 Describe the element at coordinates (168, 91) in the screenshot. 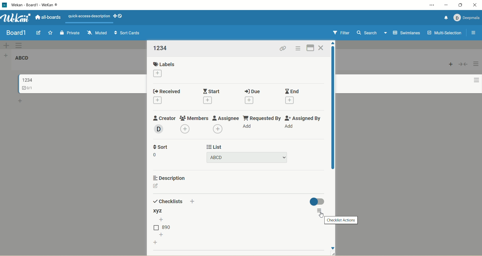

I see `received` at that location.